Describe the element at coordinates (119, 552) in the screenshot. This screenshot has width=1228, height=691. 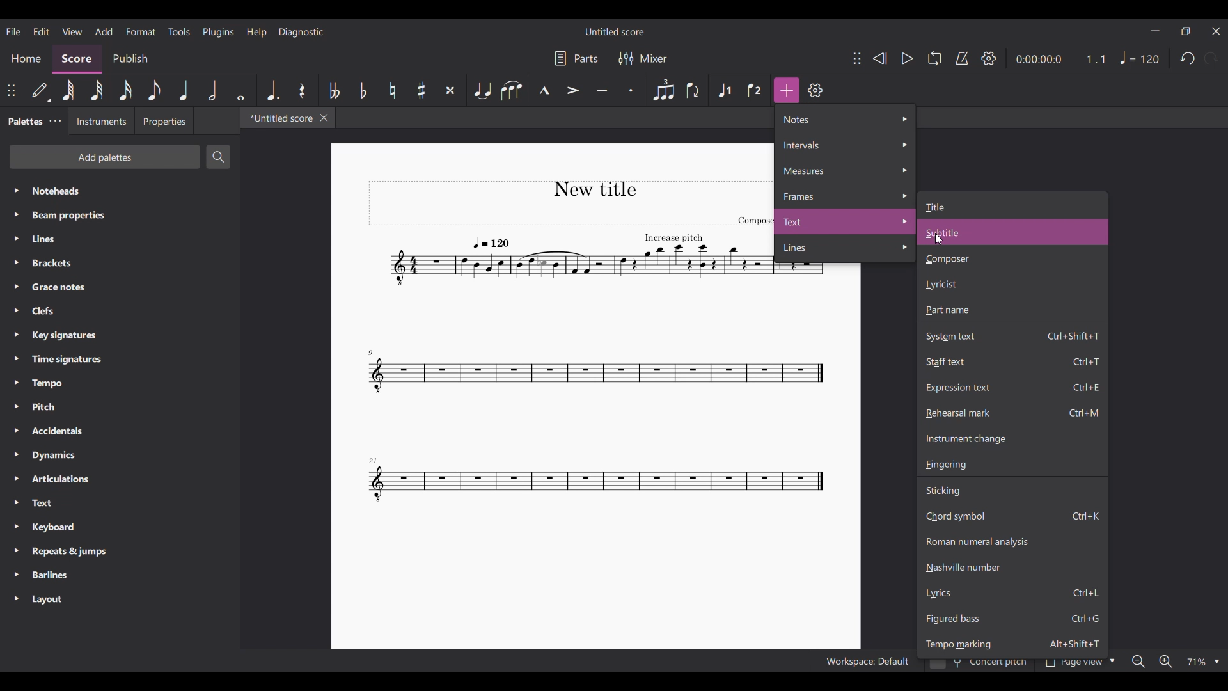
I see `Repeats & jumps` at that location.